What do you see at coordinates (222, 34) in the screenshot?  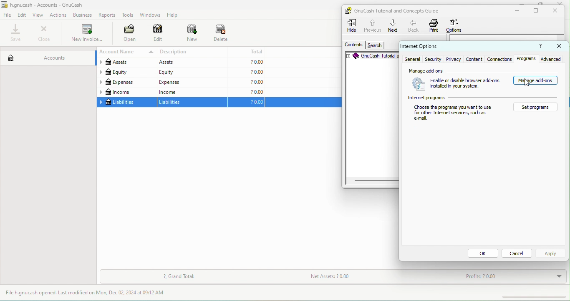 I see `delete` at bounding box center [222, 34].